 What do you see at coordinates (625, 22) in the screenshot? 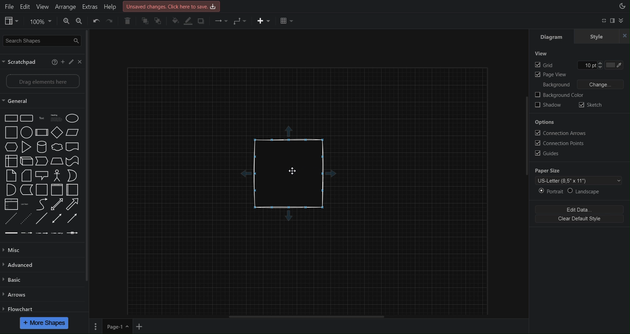
I see `Collapse` at bounding box center [625, 22].